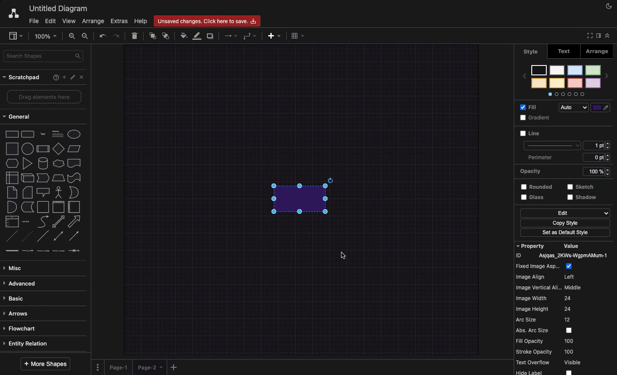  What do you see at coordinates (48, 36) in the screenshot?
I see `Zoom` at bounding box center [48, 36].